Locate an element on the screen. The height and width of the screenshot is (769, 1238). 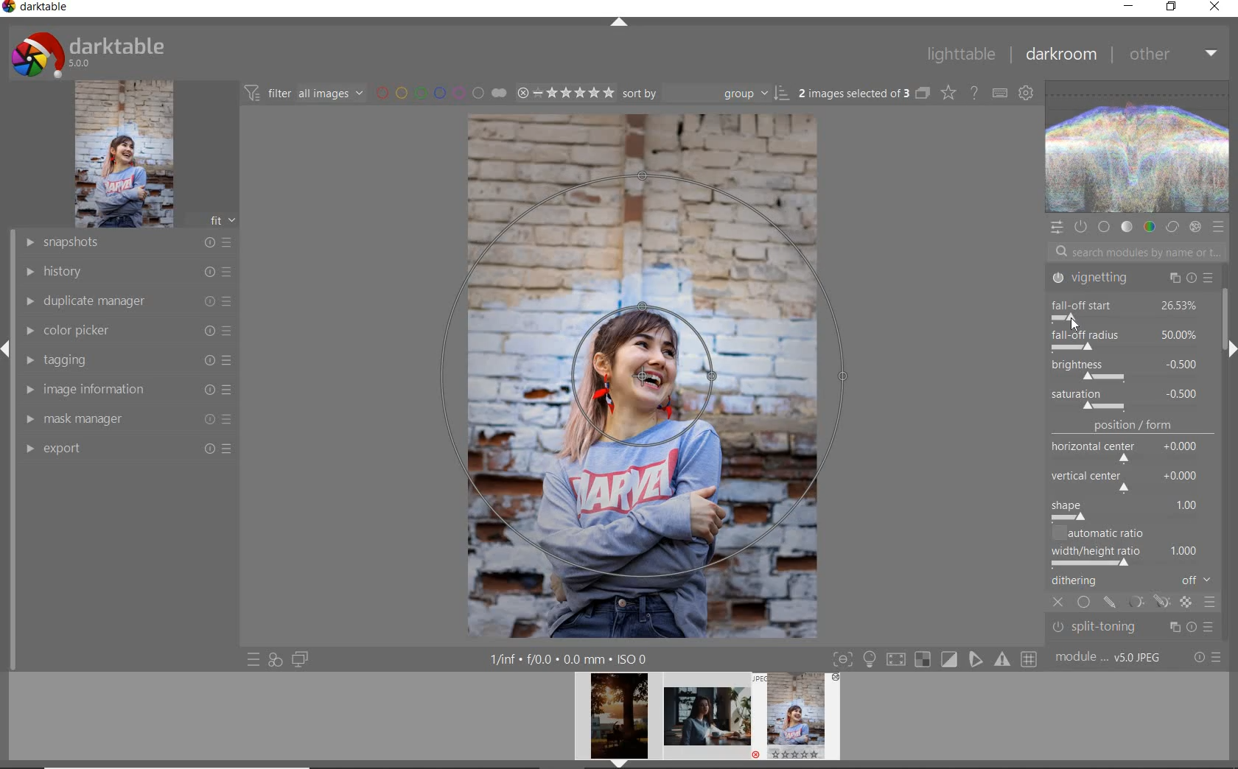
DARKROOM is located at coordinates (1060, 55).